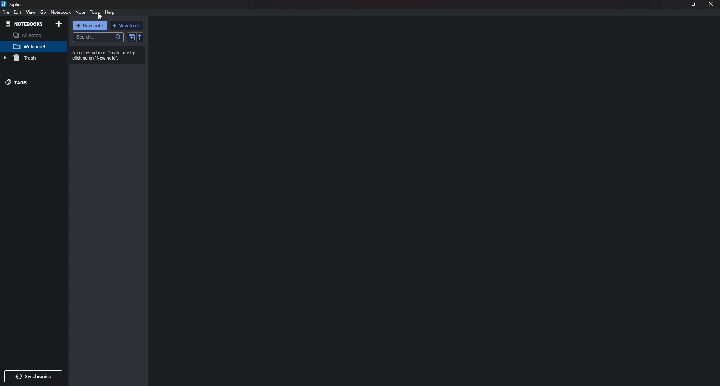 The height and width of the screenshot is (386, 720). What do you see at coordinates (80, 13) in the screenshot?
I see `Note` at bounding box center [80, 13].